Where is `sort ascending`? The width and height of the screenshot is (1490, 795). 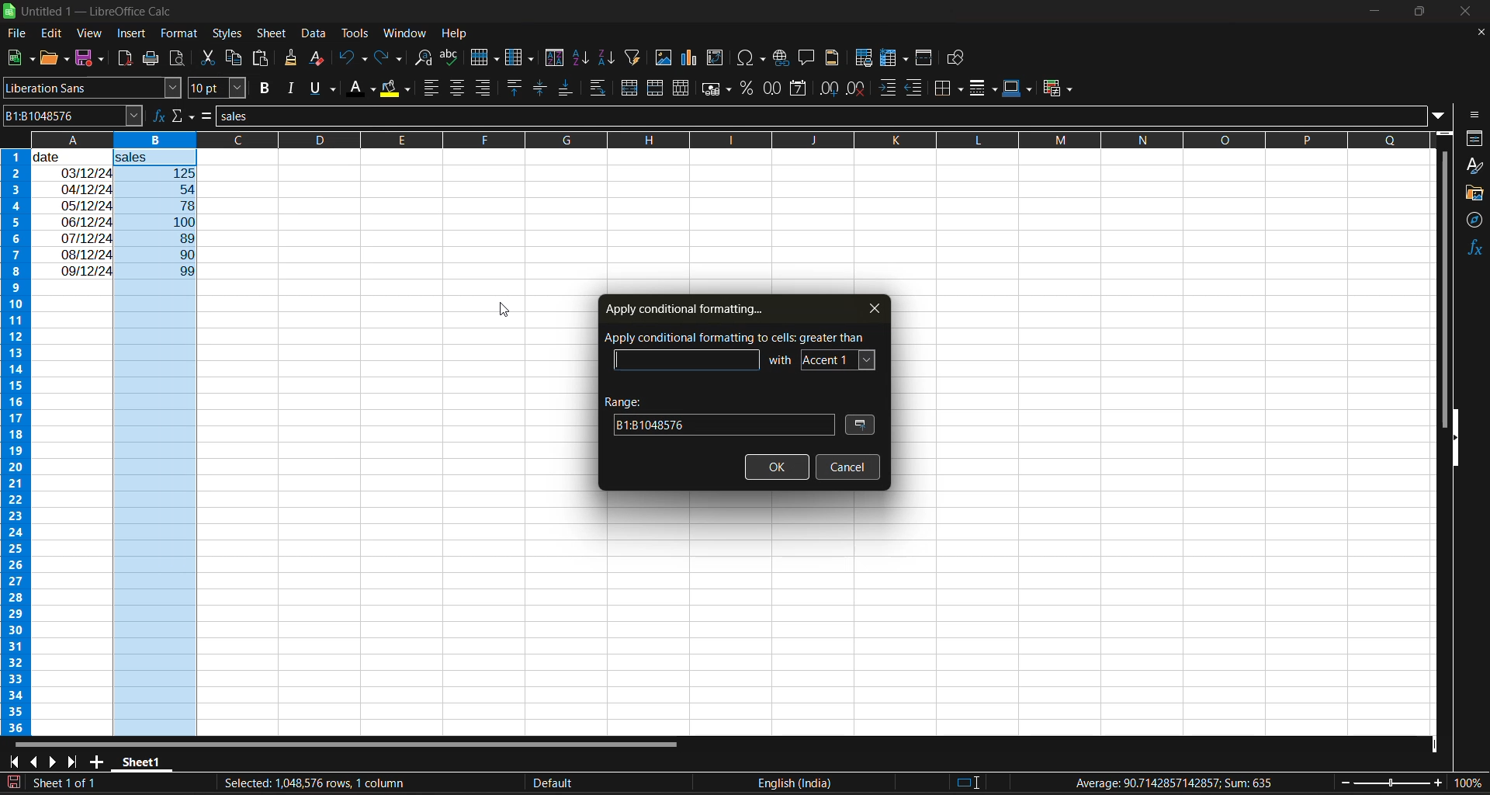
sort ascending is located at coordinates (584, 58).